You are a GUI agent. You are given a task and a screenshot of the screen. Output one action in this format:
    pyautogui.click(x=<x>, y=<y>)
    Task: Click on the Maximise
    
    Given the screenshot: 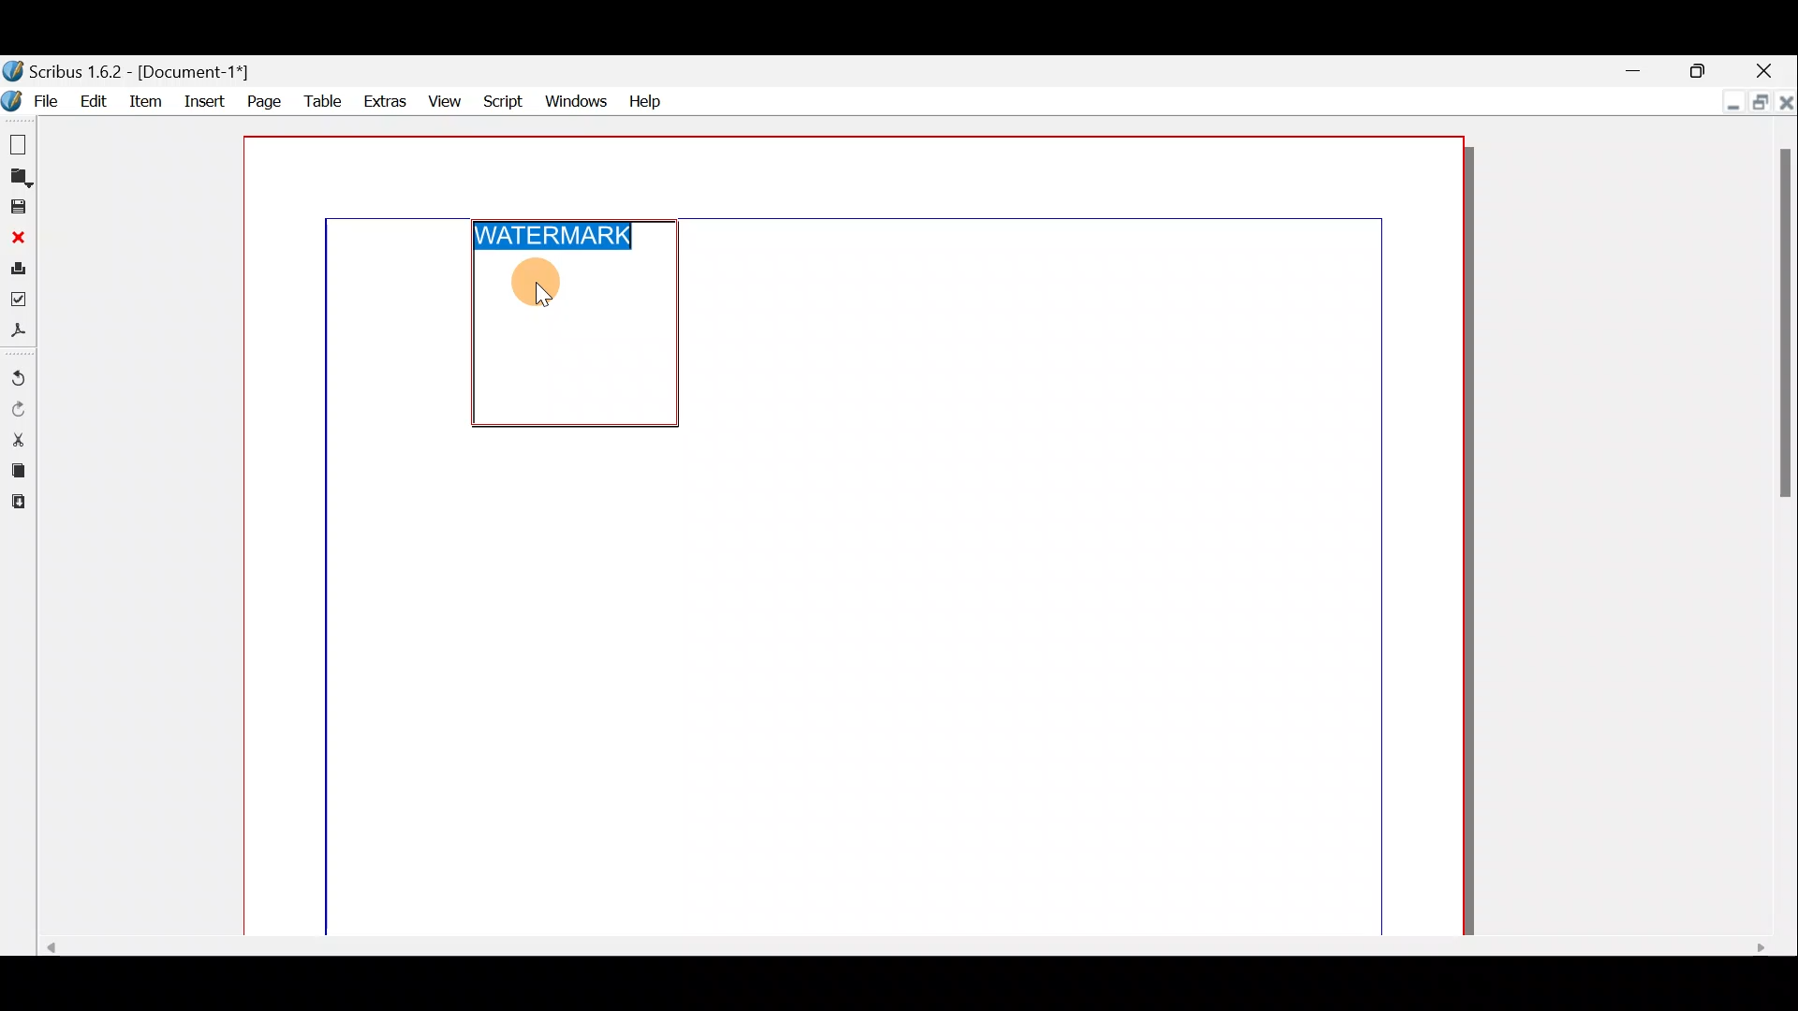 What is the action you would take?
    pyautogui.click(x=1700, y=68)
    